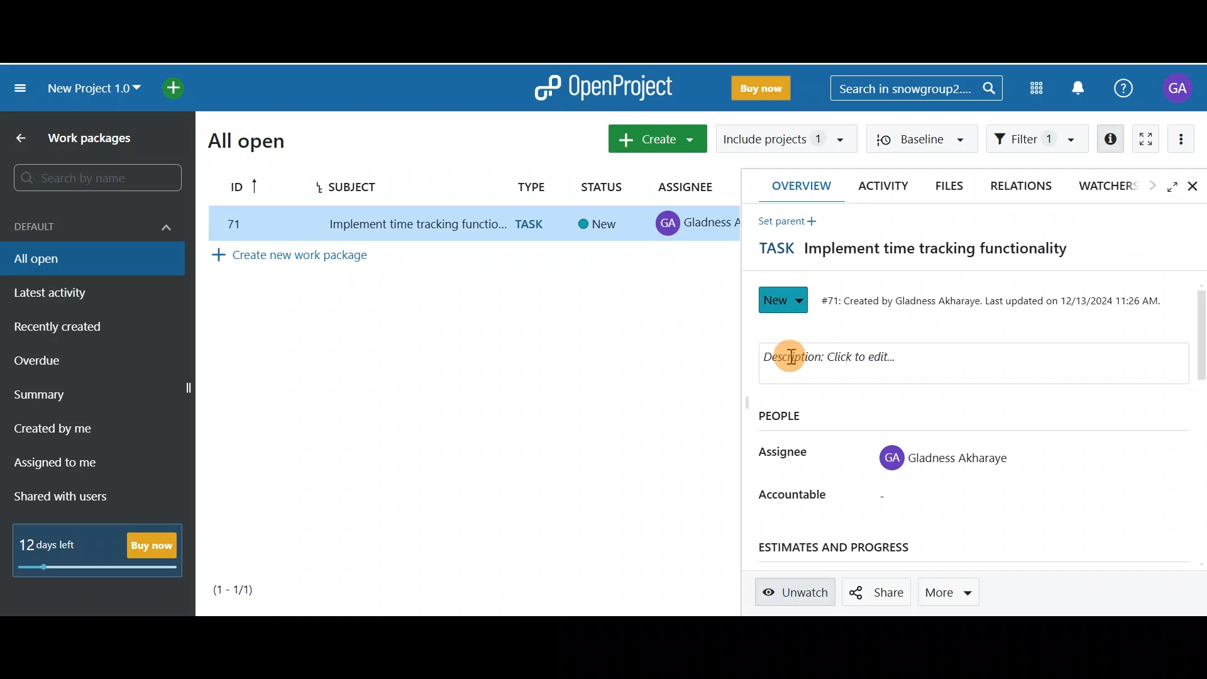 This screenshot has width=1207, height=679. What do you see at coordinates (68, 496) in the screenshot?
I see `Shared with users` at bounding box center [68, 496].